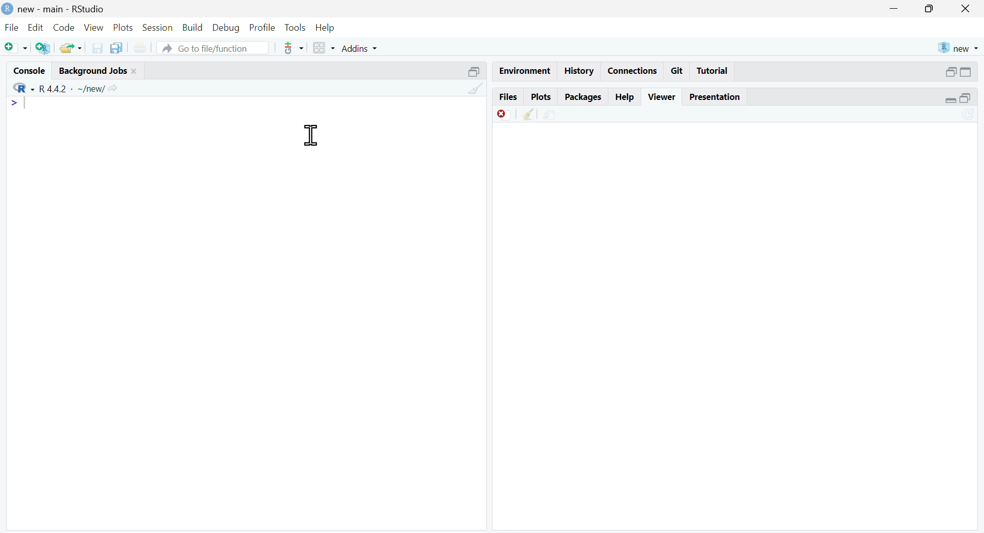 The height and width of the screenshot is (533, 984). What do you see at coordinates (507, 97) in the screenshot?
I see `files` at bounding box center [507, 97].